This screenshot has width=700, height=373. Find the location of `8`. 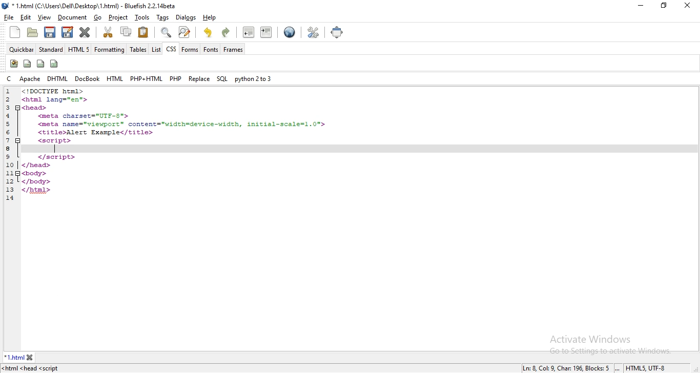

8 is located at coordinates (8, 149).